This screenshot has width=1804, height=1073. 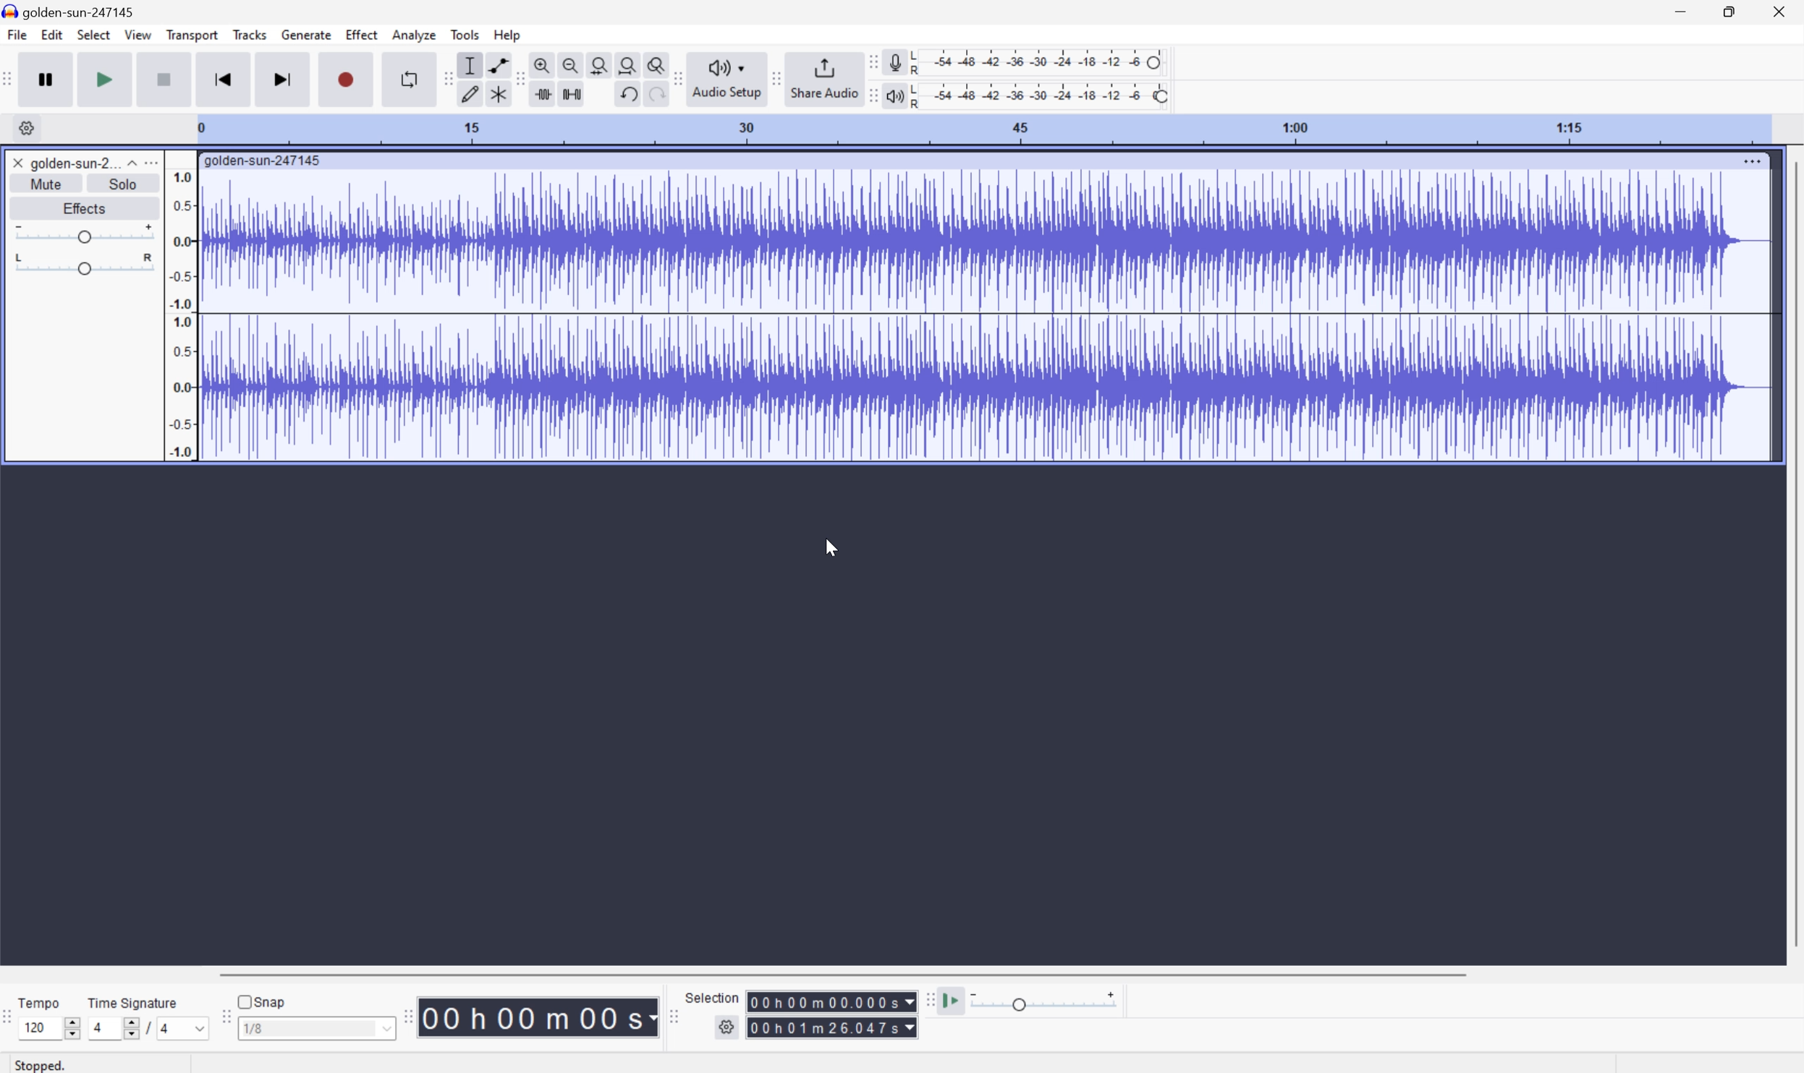 I want to click on Play, so click(x=105, y=78).